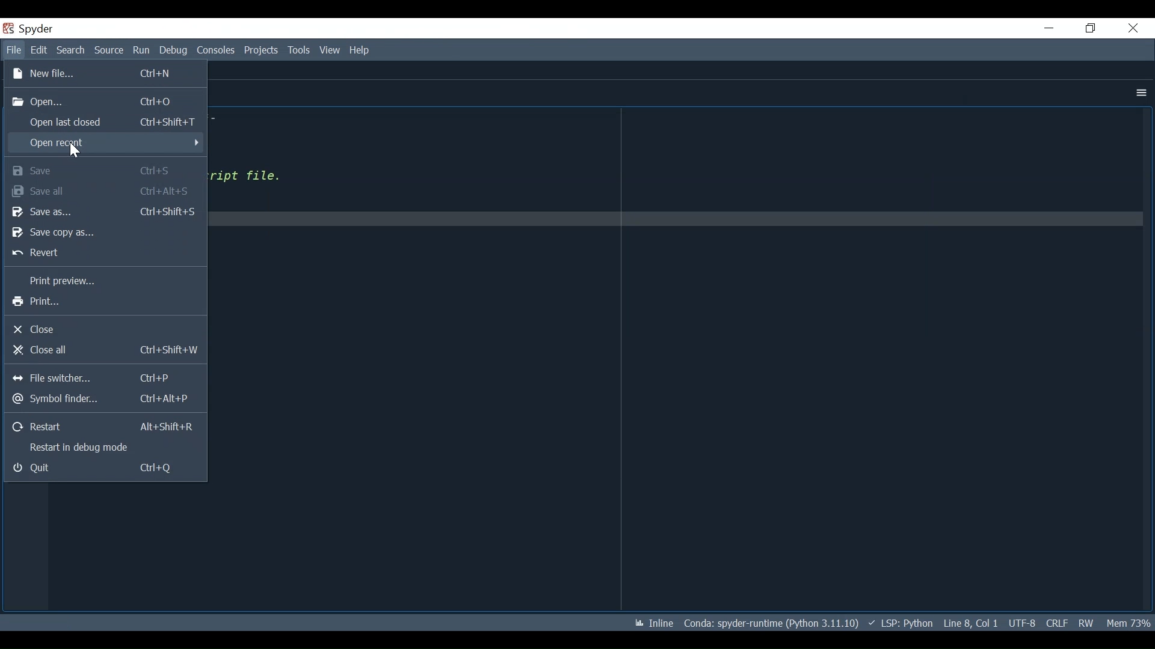  Describe the element at coordinates (1134, 28) in the screenshot. I see `Close` at that location.